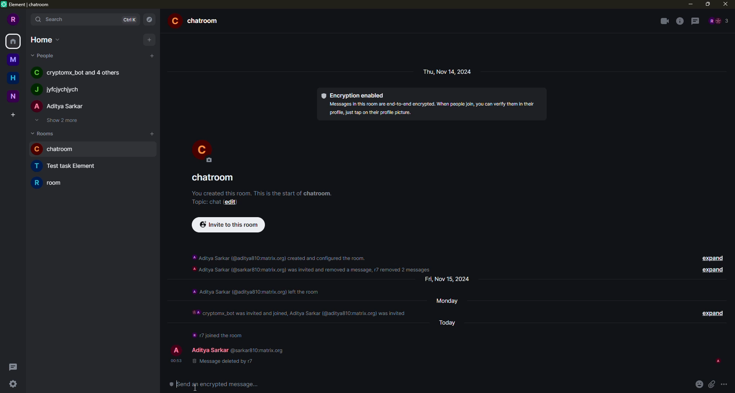  Describe the element at coordinates (14, 19) in the screenshot. I see `profile` at that location.